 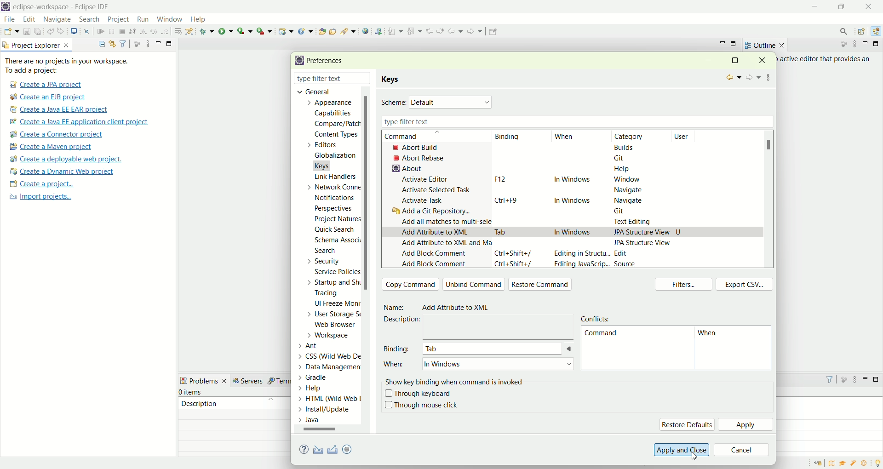 I want to click on add block comment, so click(x=434, y=255).